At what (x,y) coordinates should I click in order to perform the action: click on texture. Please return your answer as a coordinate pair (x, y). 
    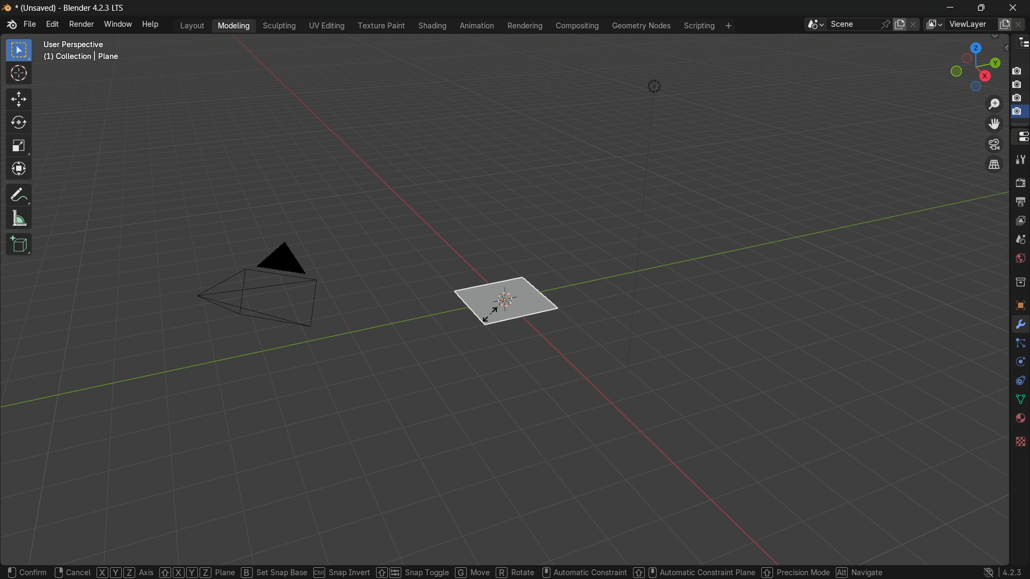
    Looking at the image, I should click on (1019, 441).